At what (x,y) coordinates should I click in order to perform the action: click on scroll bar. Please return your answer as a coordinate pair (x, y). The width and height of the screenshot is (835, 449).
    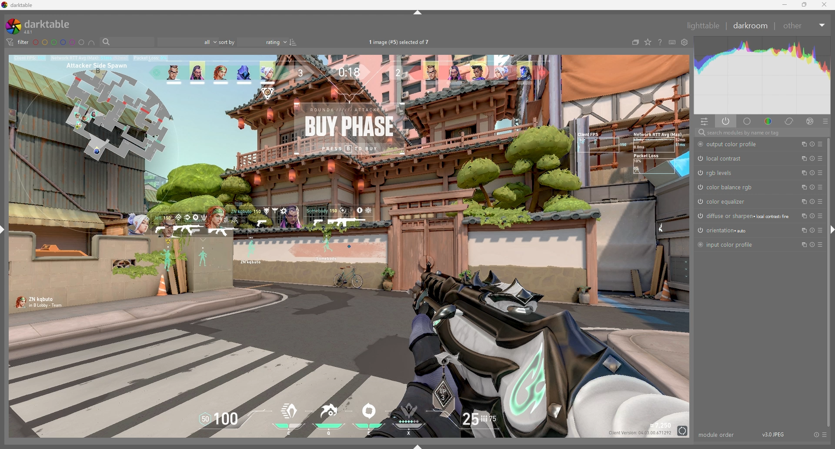
    Looking at the image, I should click on (829, 281).